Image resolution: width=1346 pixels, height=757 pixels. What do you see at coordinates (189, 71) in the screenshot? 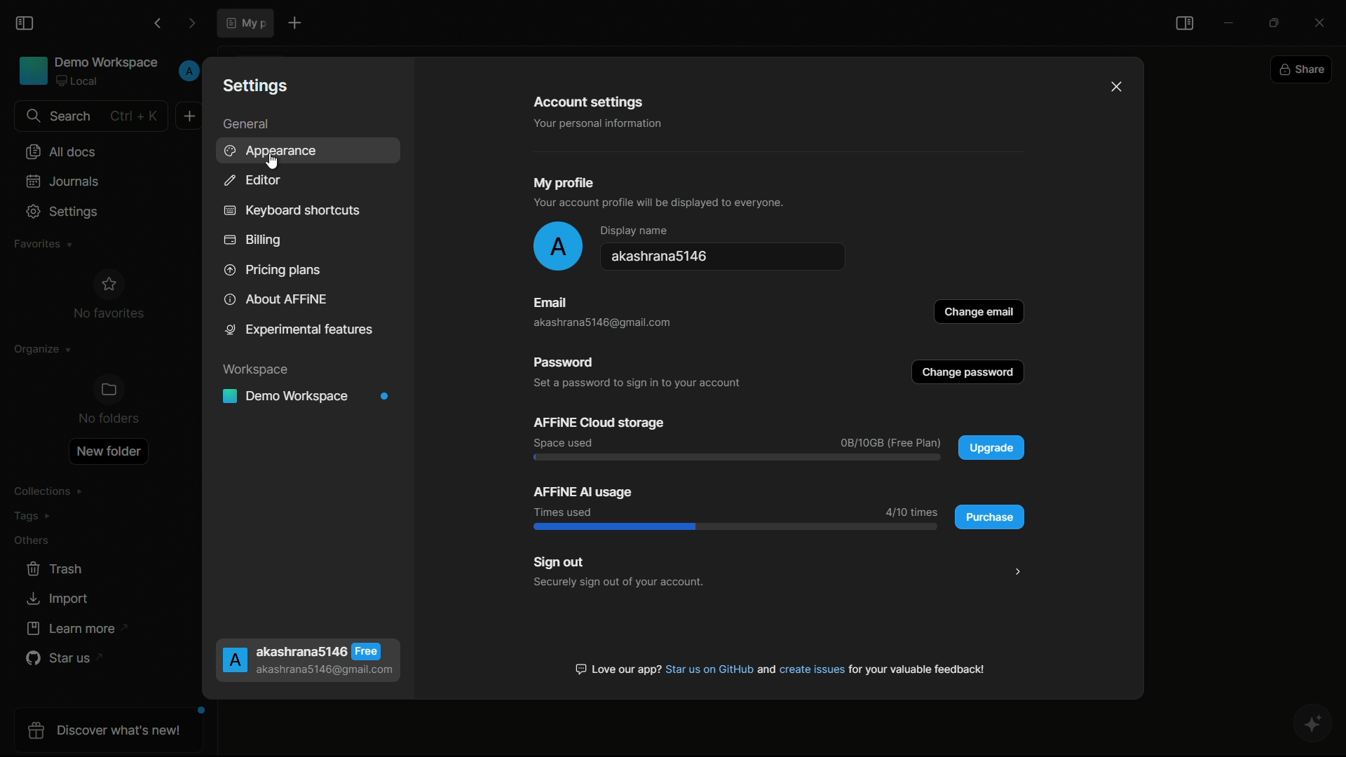
I see `profile` at bounding box center [189, 71].